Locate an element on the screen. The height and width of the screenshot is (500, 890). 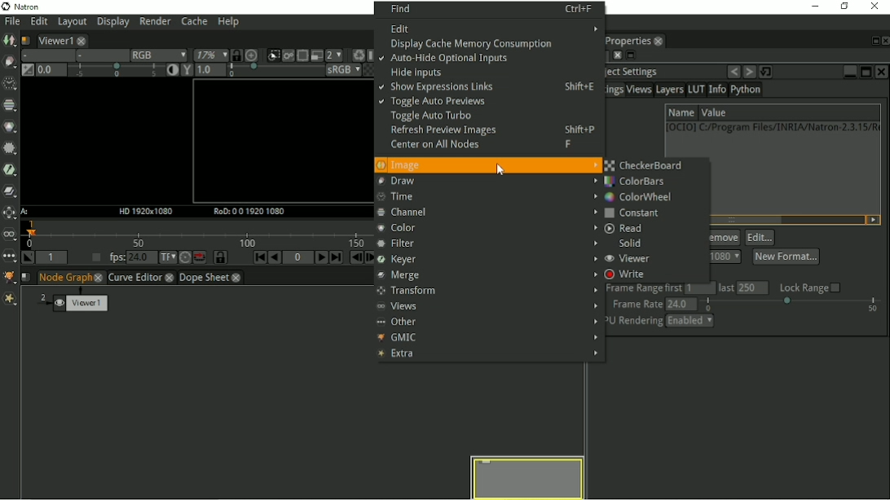
Extra is located at coordinates (487, 354).